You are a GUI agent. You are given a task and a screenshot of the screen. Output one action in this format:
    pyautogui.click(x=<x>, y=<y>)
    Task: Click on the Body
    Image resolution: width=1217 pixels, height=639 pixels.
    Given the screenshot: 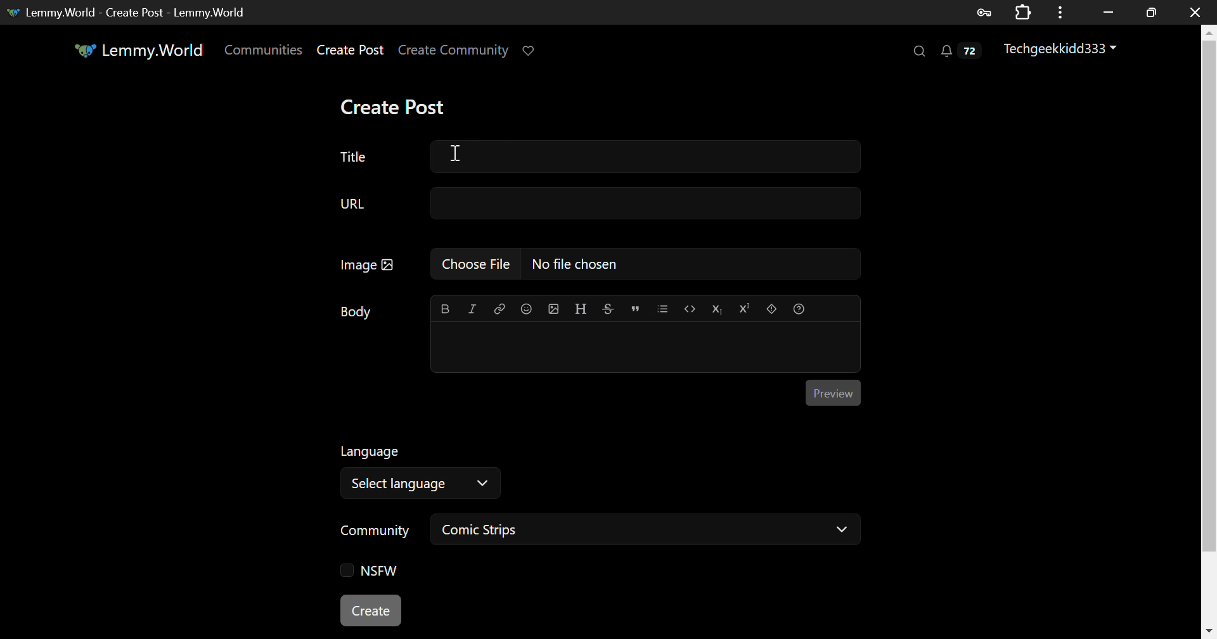 What is the action you would take?
    pyautogui.click(x=357, y=312)
    